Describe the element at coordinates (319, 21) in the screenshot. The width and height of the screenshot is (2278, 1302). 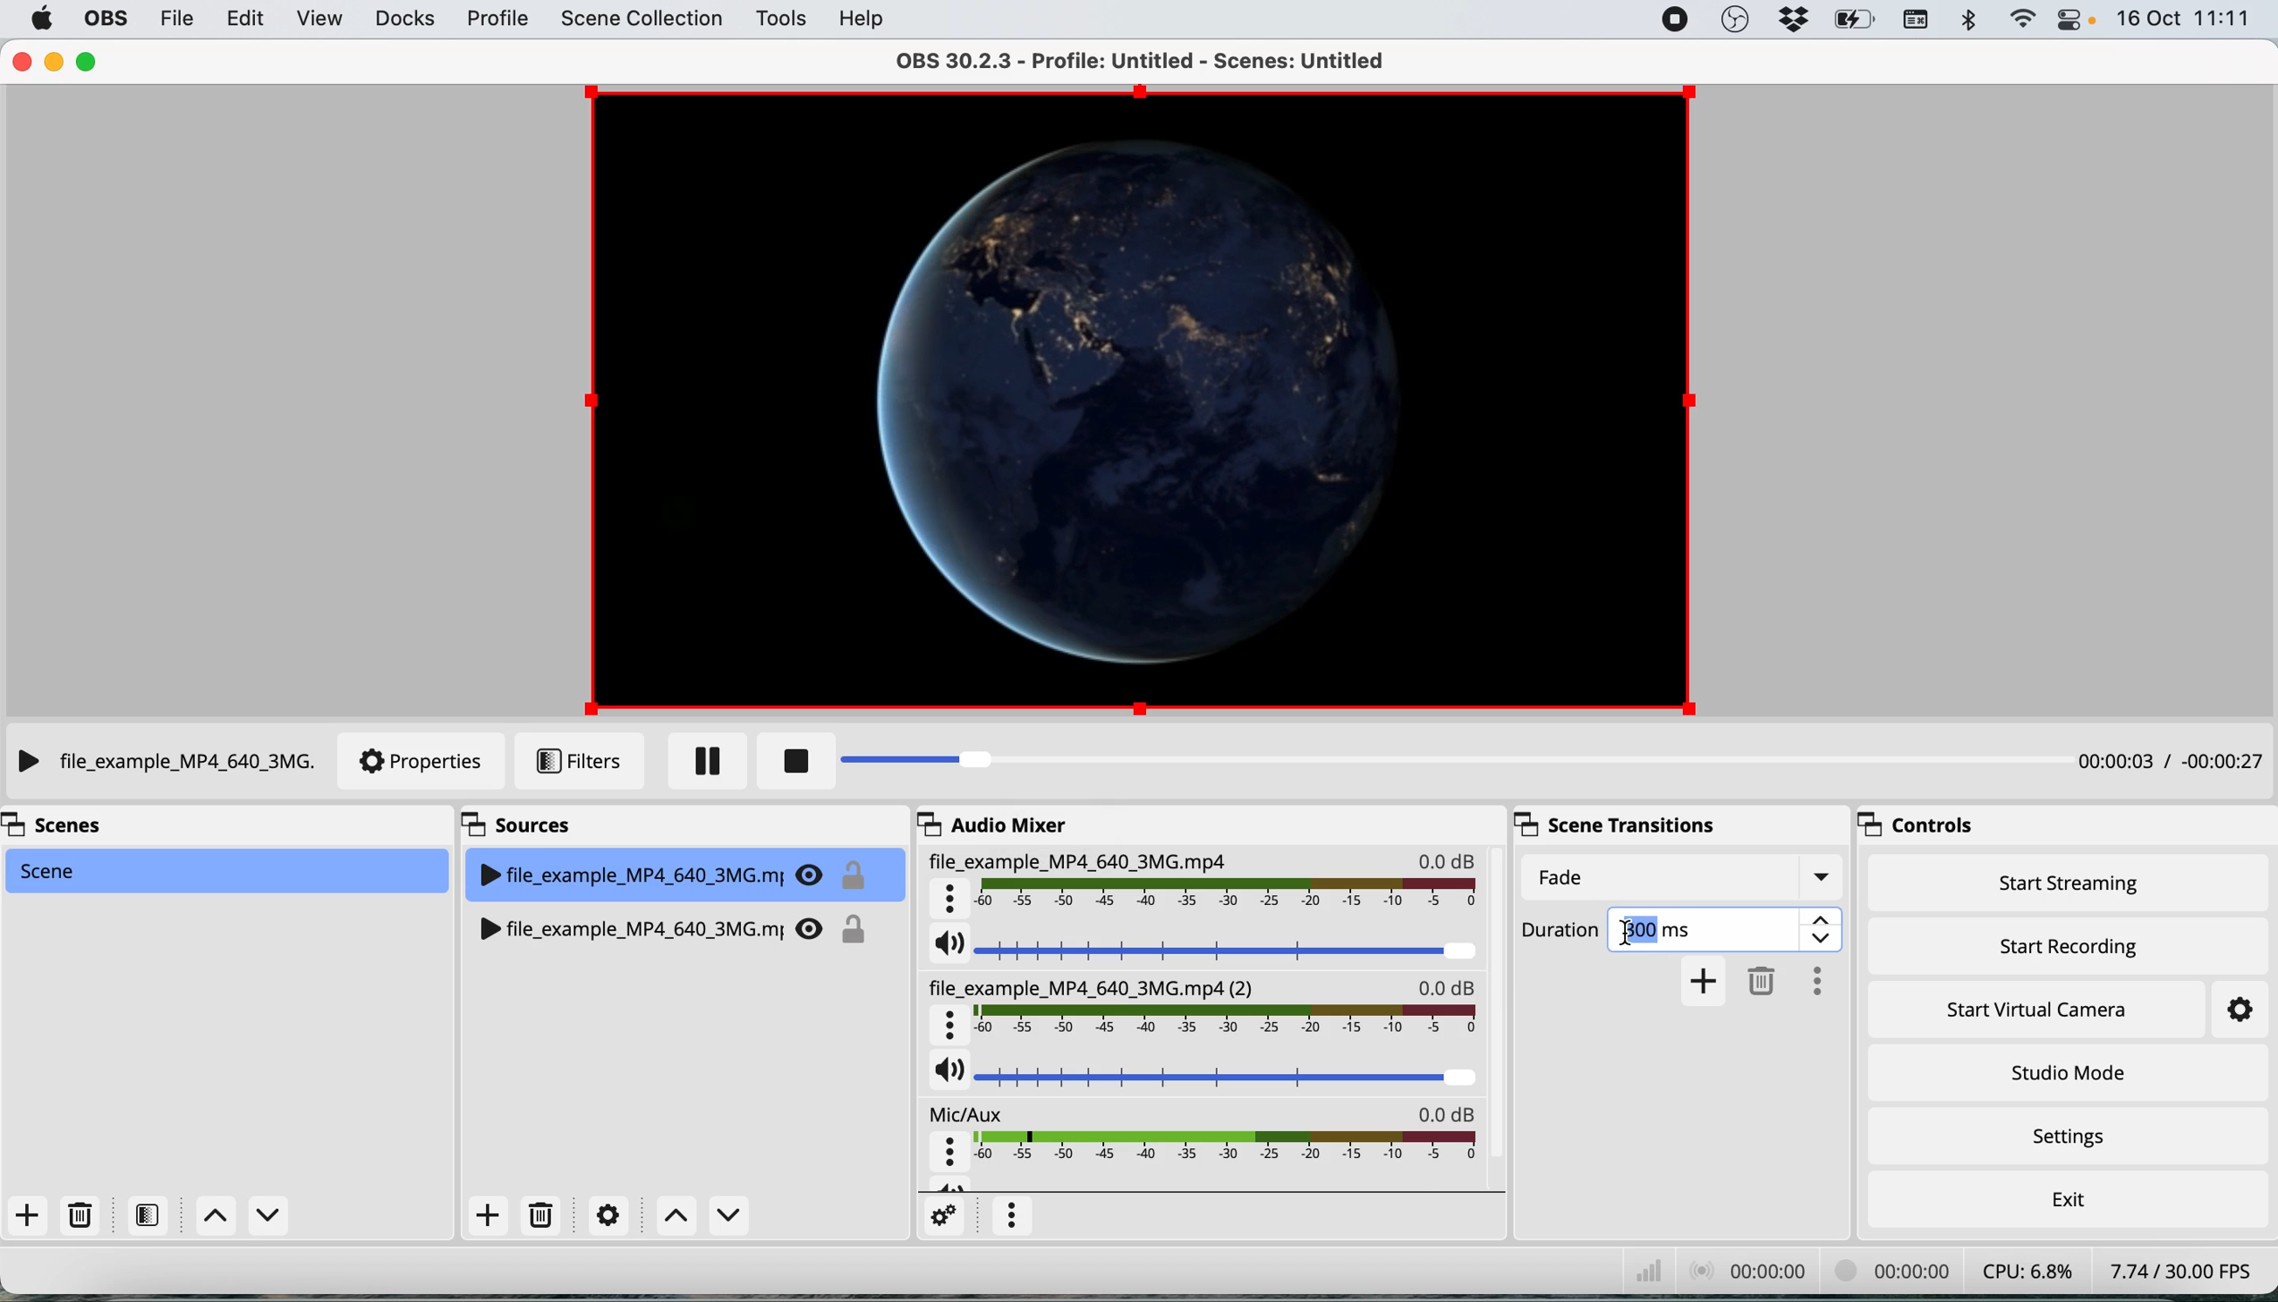
I see `view` at that location.